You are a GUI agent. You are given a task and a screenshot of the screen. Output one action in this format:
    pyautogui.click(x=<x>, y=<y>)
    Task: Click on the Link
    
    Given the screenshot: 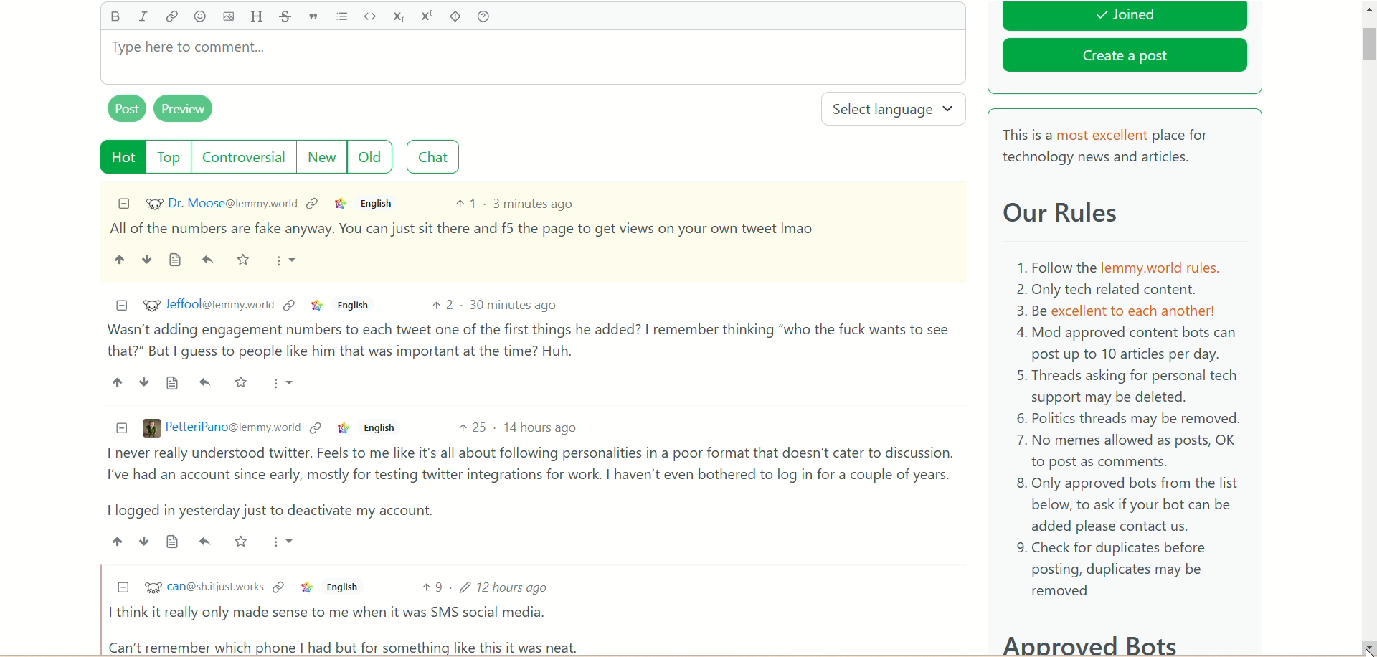 What is the action you would take?
    pyautogui.click(x=316, y=428)
    